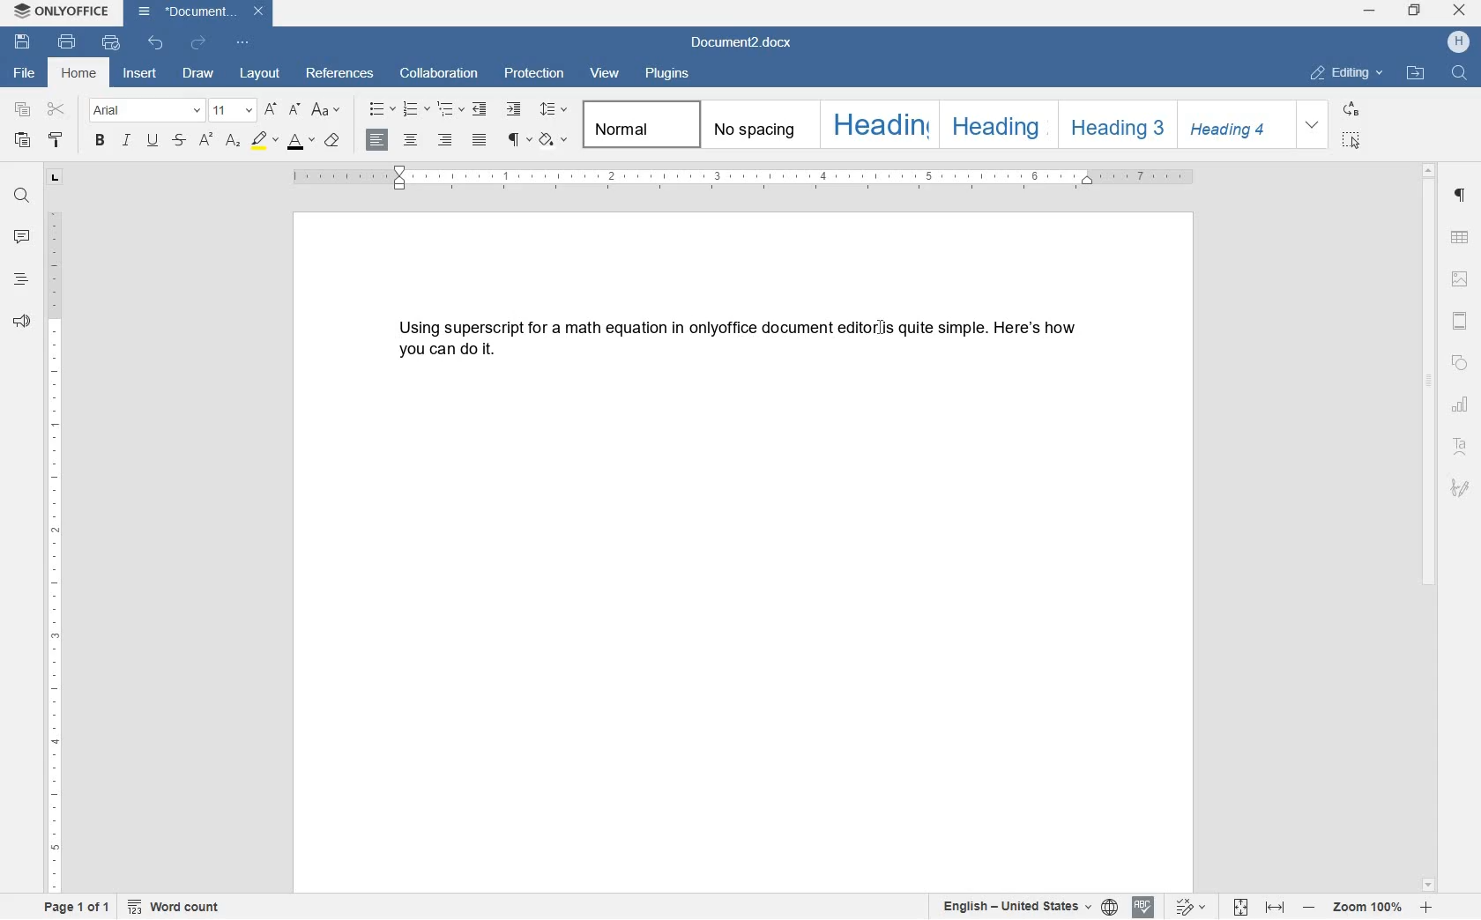  I want to click on SELECT ALL, so click(1351, 142).